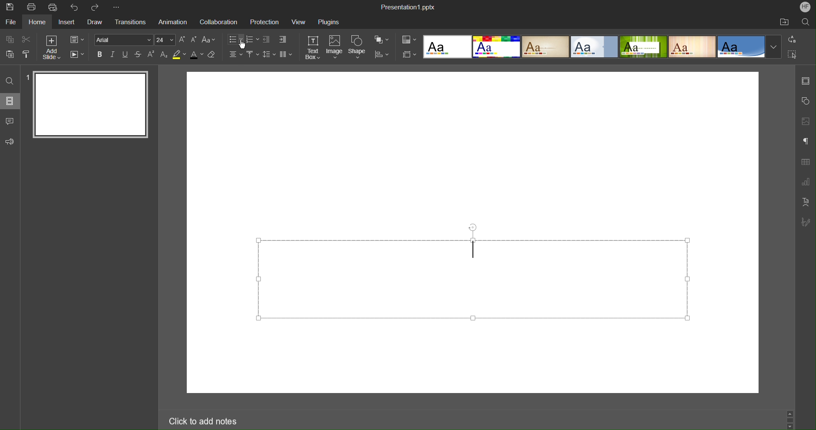 This screenshot has width=816, height=430. I want to click on Line Spacing, so click(269, 55).